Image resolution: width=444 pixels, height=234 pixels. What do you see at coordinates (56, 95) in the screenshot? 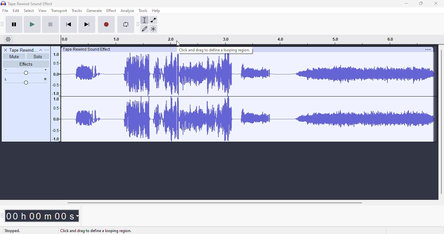
I see `1.0 0.5 0.0 -0.5 -1.0 1.0 0.5 0.0 -0.5 -1.0` at bounding box center [56, 95].